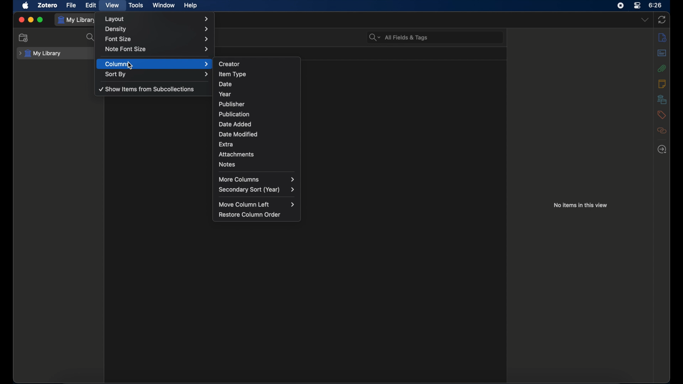 The height and width of the screenshot is (384, 683). I want to click on control center, so click(637, 5).